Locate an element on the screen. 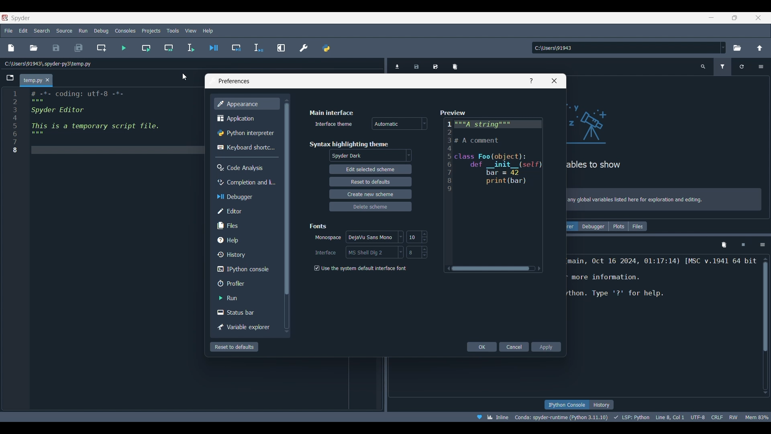 This screenshot has width=771, height=434. scrollbar is located at coordinates (494, 268).